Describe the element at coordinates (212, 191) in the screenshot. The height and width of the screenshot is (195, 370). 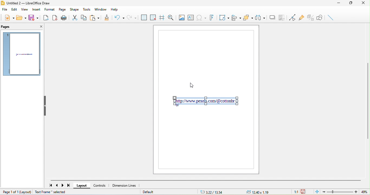
I see `3.22/13.54` at that location.